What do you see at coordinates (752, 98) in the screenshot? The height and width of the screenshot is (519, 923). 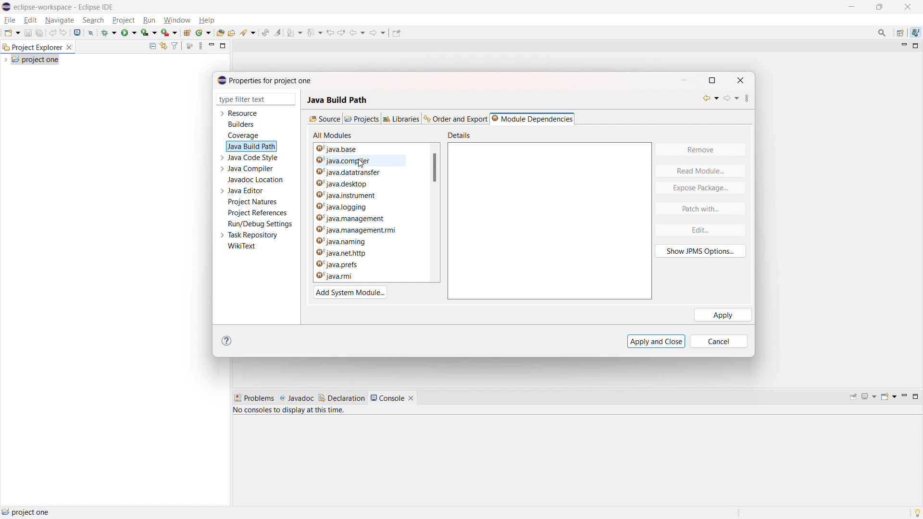 I see `view menu` at bounding box center [752, 98].